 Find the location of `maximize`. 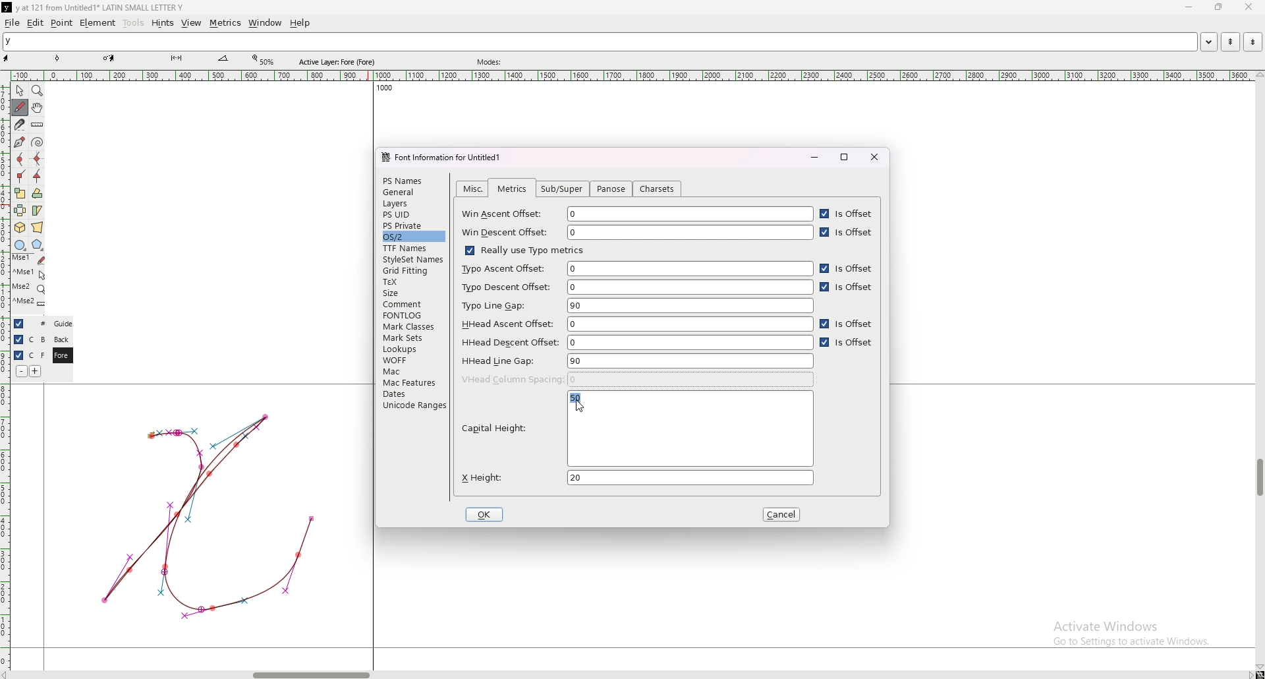

maximize is located at coordinates (845, 157).